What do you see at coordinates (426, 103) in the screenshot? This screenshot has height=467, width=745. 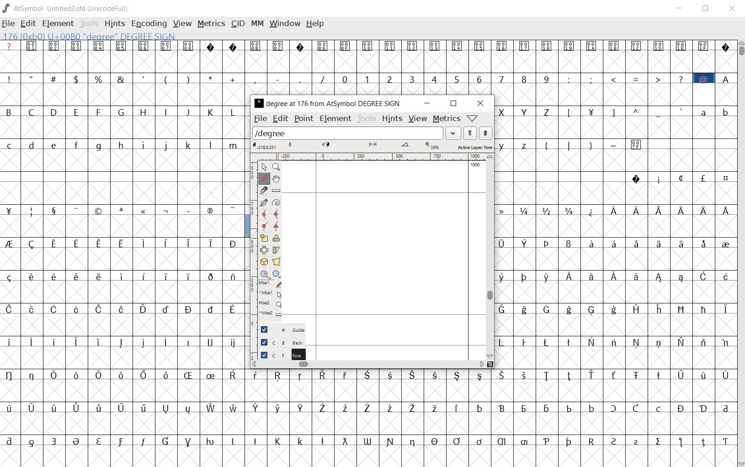 I see `minimize` at bounding box center [426, 103].